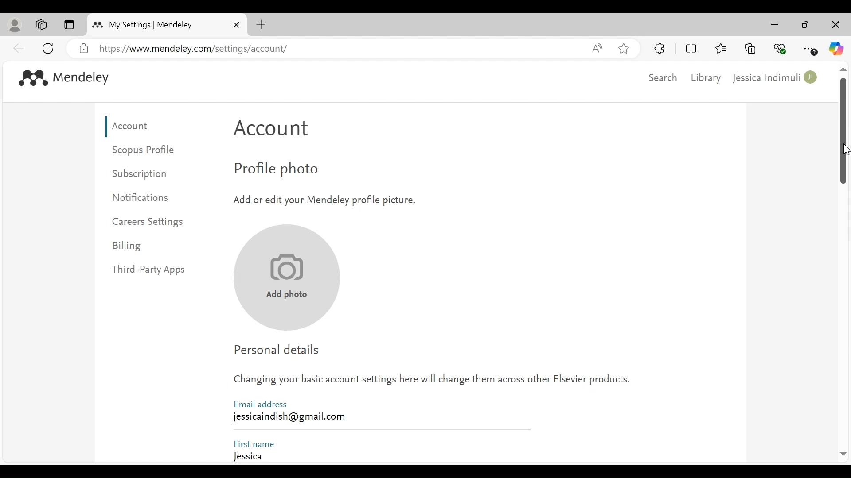 The height and width of the screenshot is (478, 851). What do you see at coordinates (83, 79) in the screenshot?
I see `Mendeley` at bounding box center [83, 79].